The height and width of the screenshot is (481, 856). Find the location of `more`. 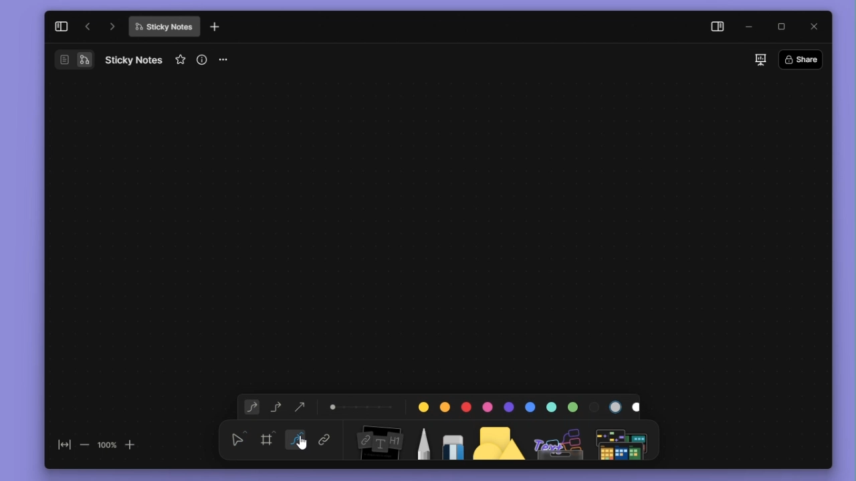

more is located at coordinates (228, 60).